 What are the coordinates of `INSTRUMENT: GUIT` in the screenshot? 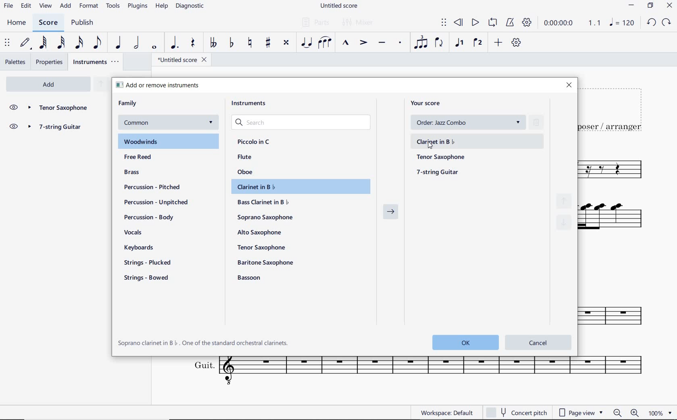 It's located at (413, 372).